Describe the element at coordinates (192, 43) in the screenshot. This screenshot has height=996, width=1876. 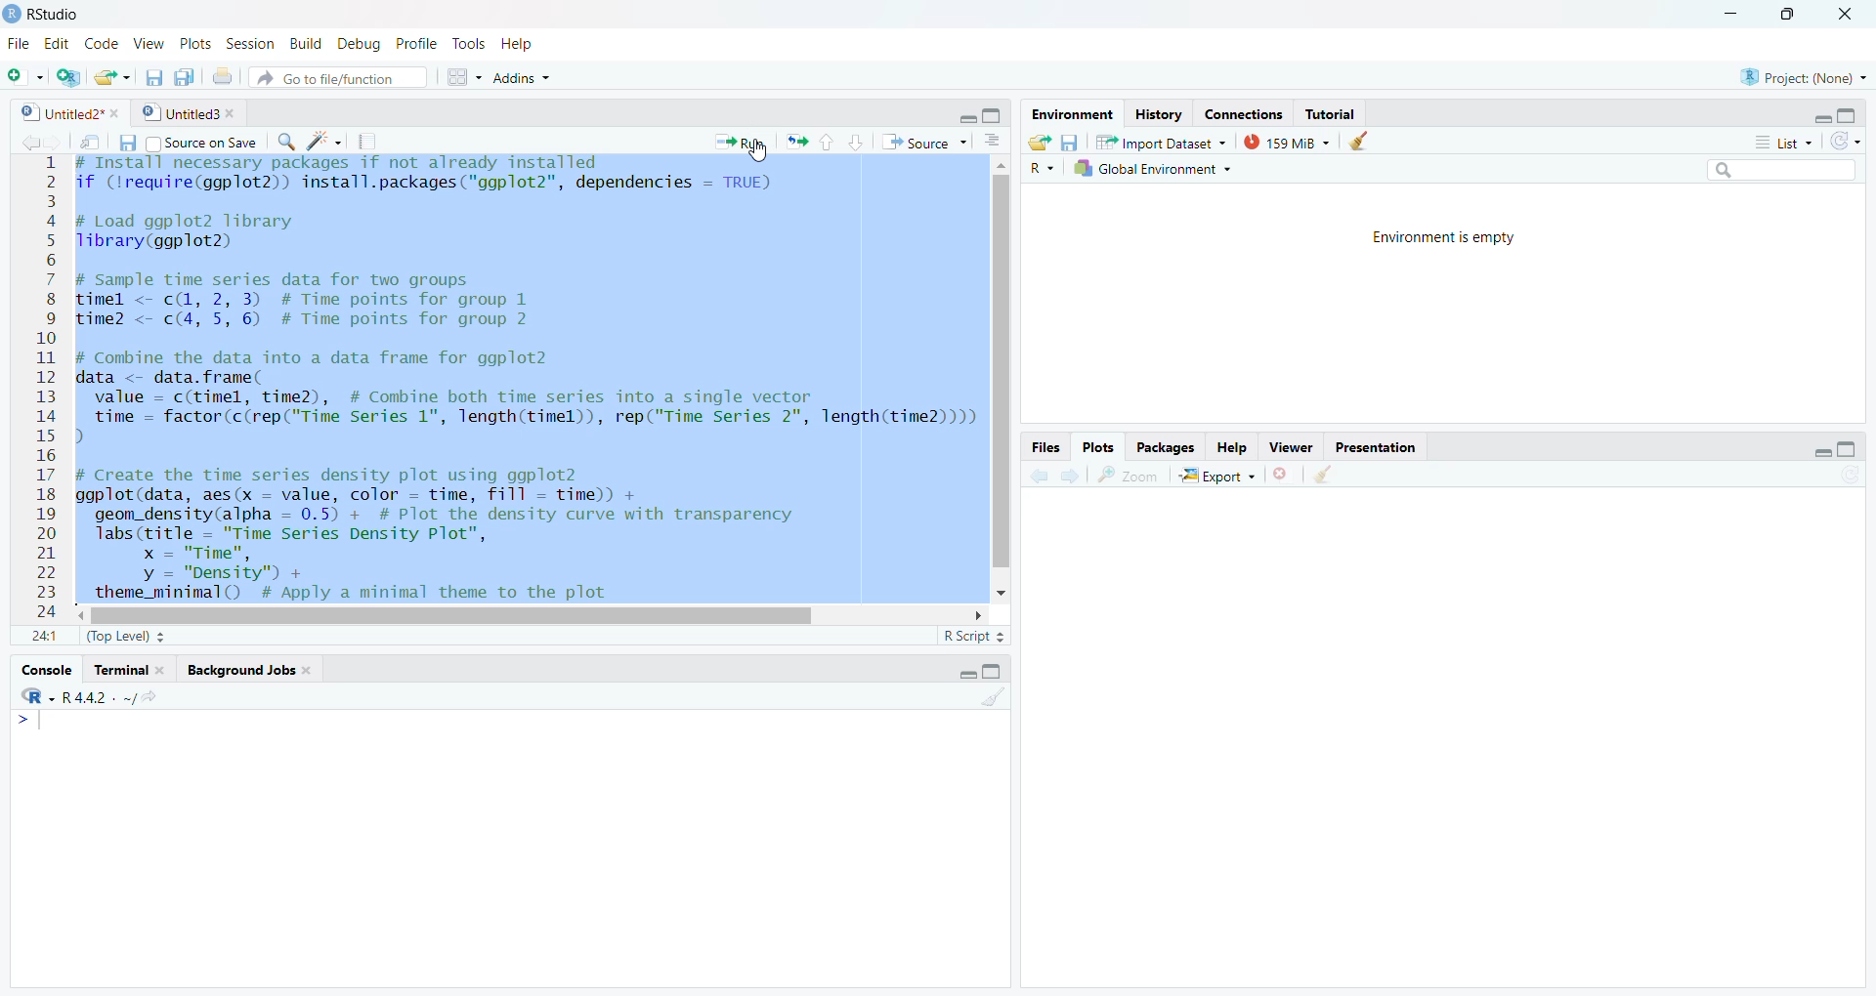
I see `Plots` at that location.